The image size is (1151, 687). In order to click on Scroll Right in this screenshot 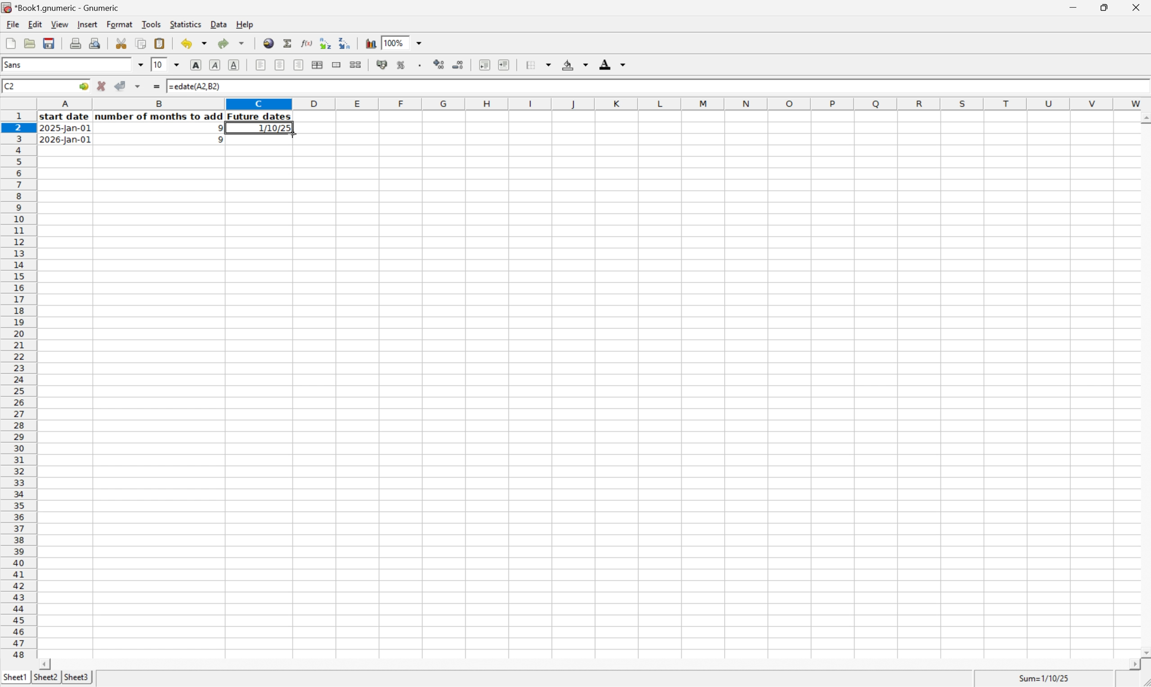, I will do `click(1132, 664)`.